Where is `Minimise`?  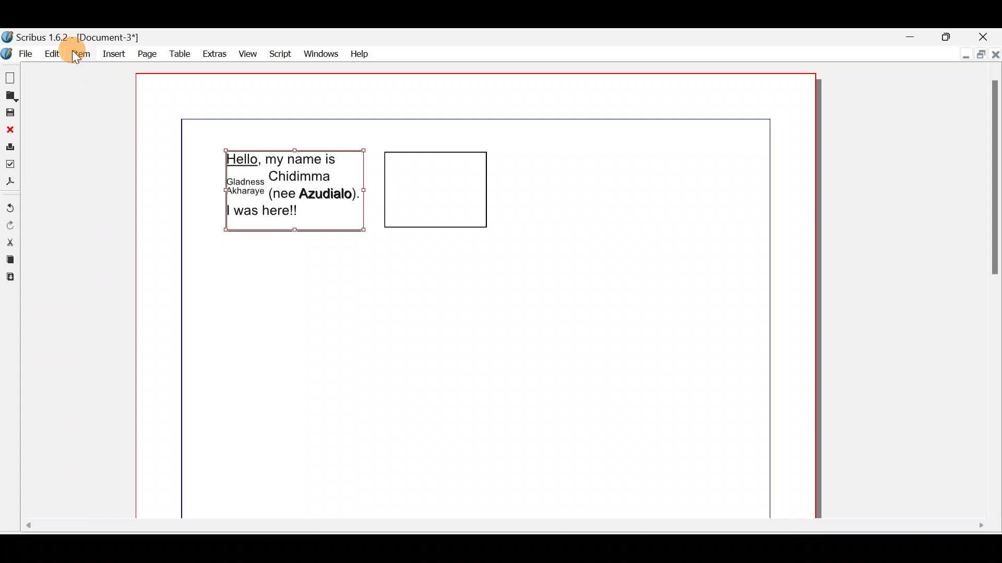
Minimise is located at coordinates (963, 52).